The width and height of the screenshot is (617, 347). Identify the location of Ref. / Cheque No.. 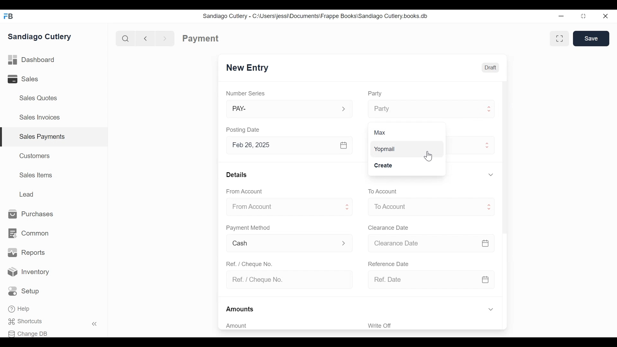
(286, 280).